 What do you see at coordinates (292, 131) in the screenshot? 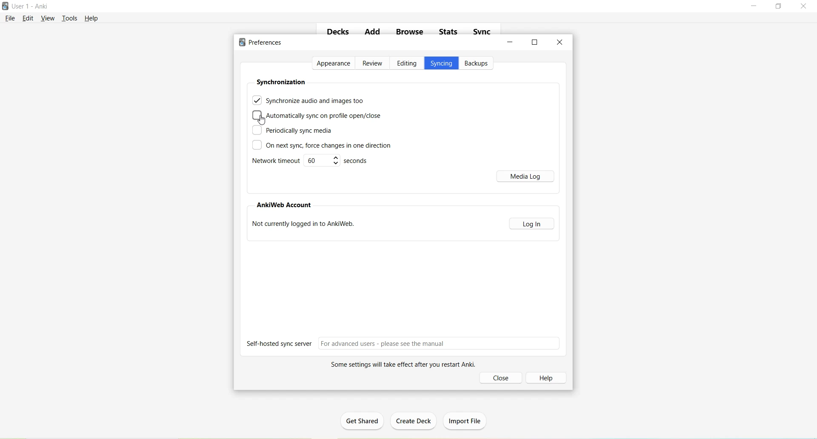
I see `Periodically sync media` at bounding box center [292, 131].